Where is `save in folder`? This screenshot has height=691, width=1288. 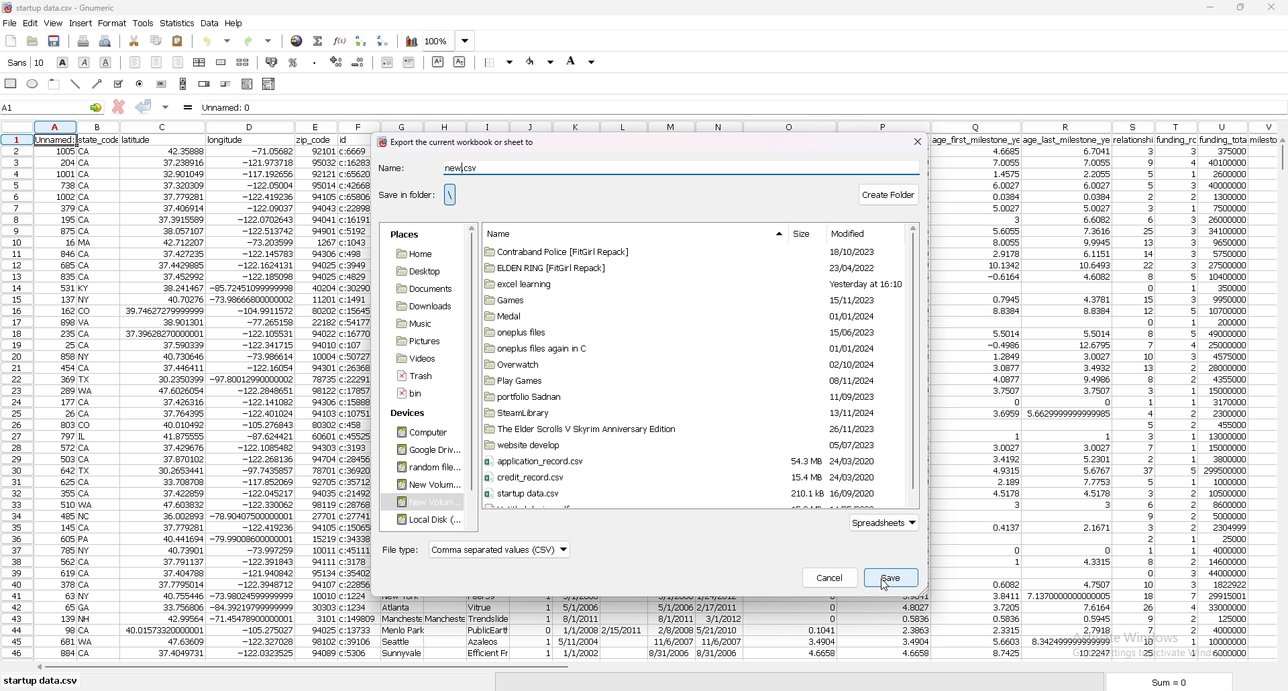
save in folder is located at coordinates (406, 195).